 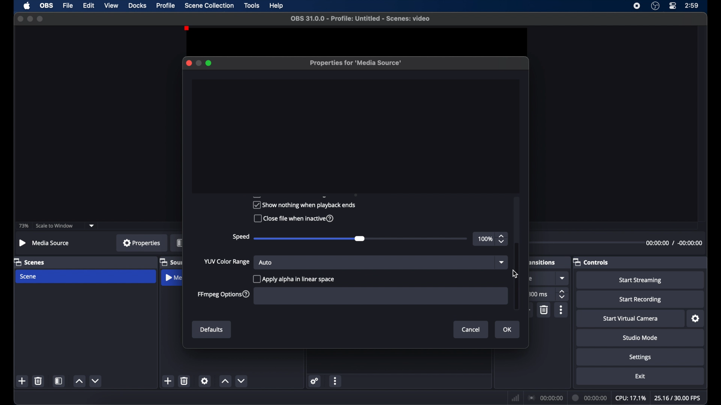 I want to click on delete, so click(x=38, y=381).